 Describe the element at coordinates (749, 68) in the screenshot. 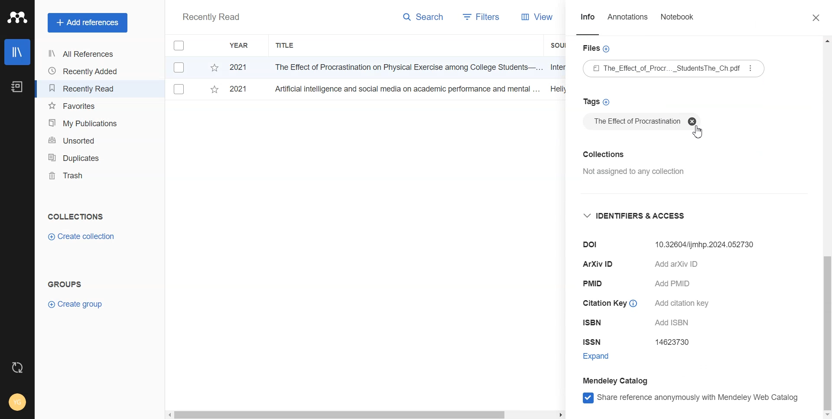

I see `More` at that location.